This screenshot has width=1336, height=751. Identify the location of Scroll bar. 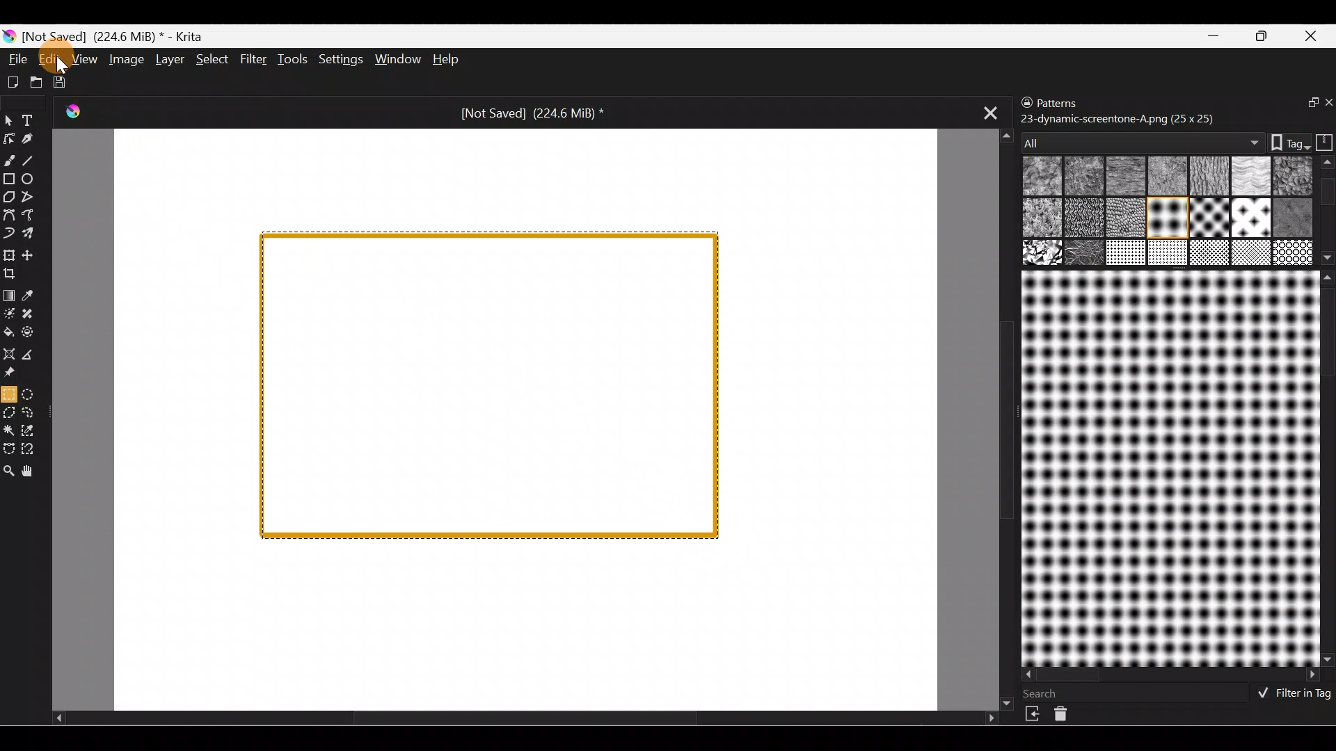
(1327, 468).